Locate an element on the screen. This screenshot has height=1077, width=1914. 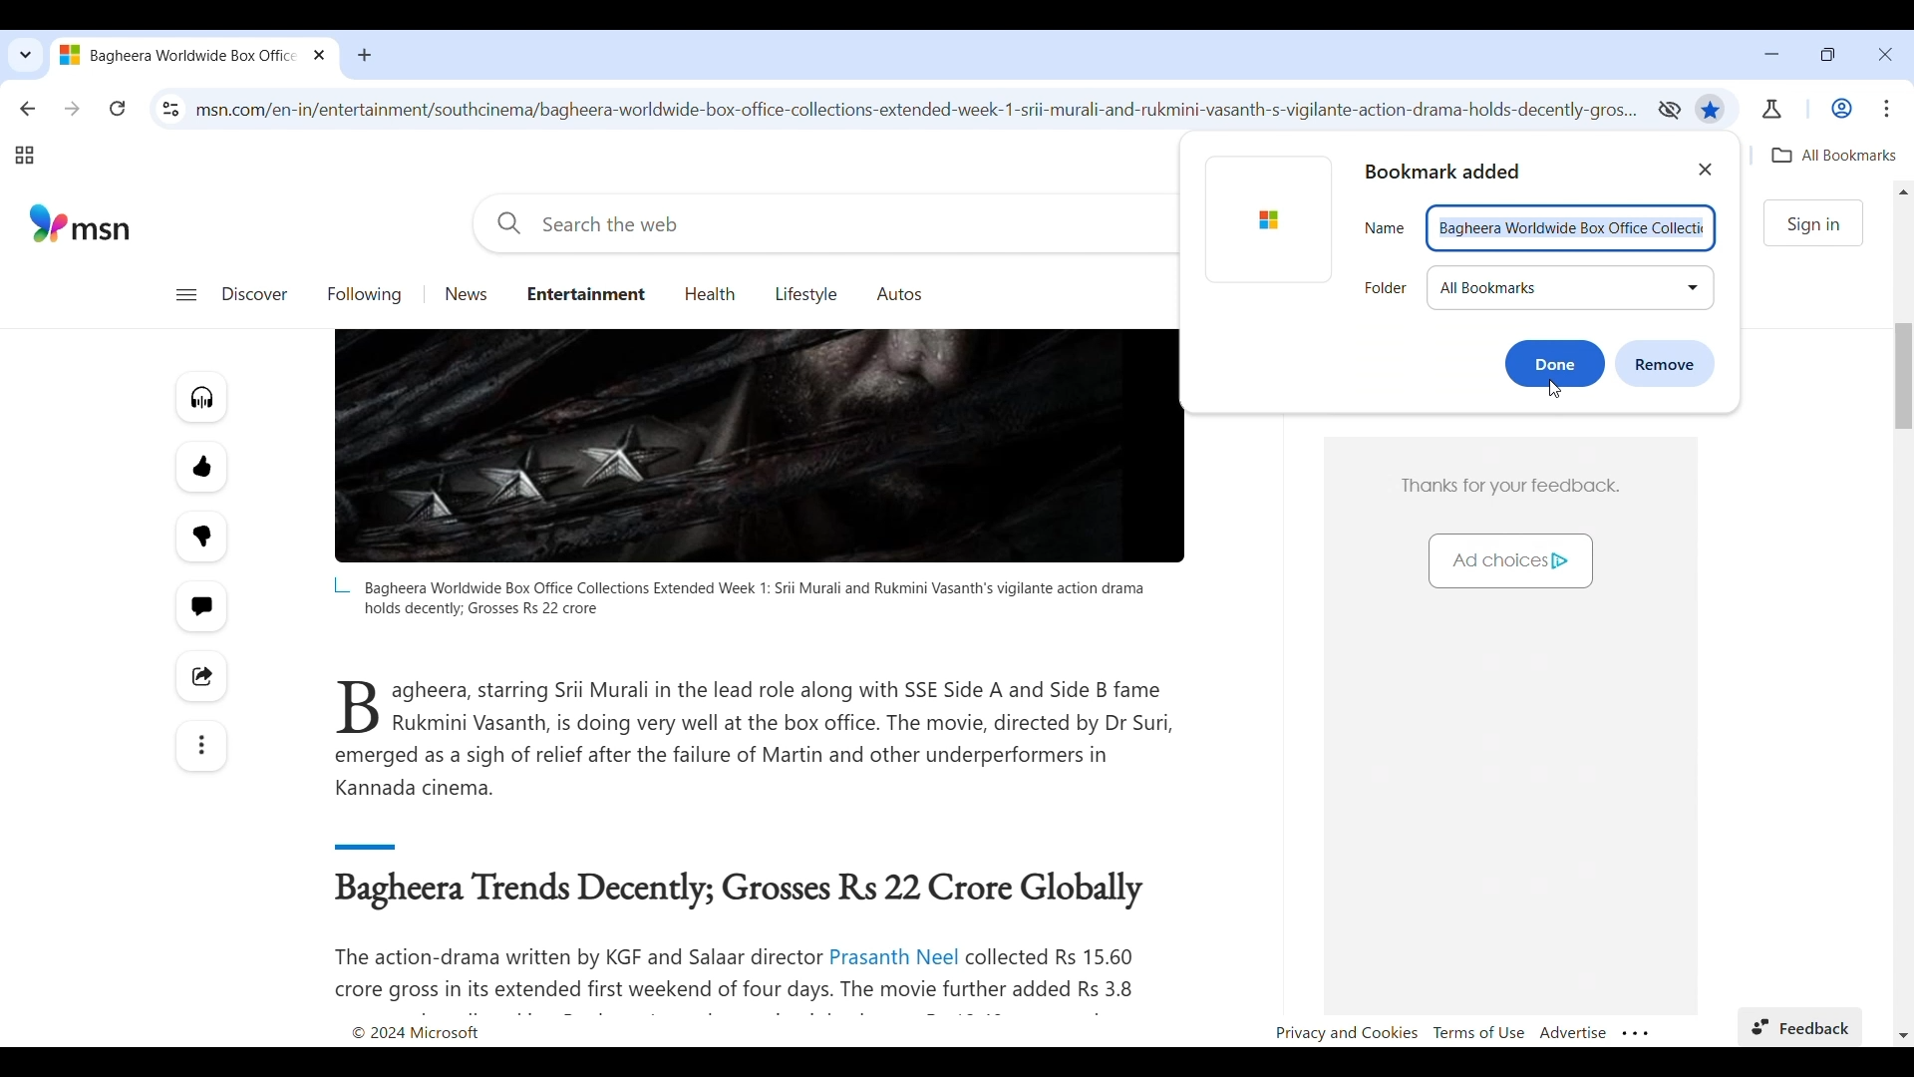
Save inputs made to bookmark page is located at coordinates (1555, 364).